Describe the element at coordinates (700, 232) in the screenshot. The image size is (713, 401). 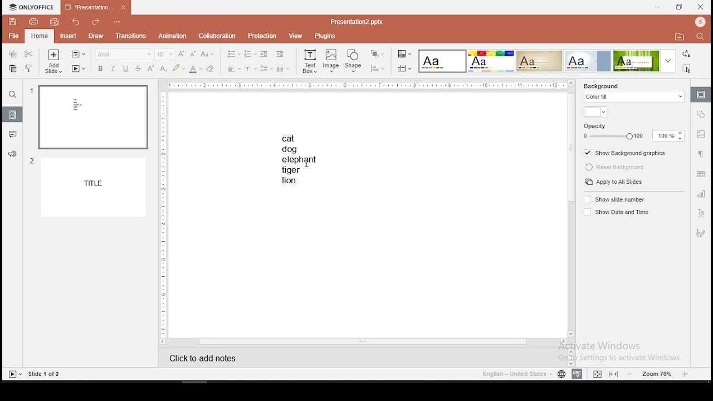
I see `` at that location.